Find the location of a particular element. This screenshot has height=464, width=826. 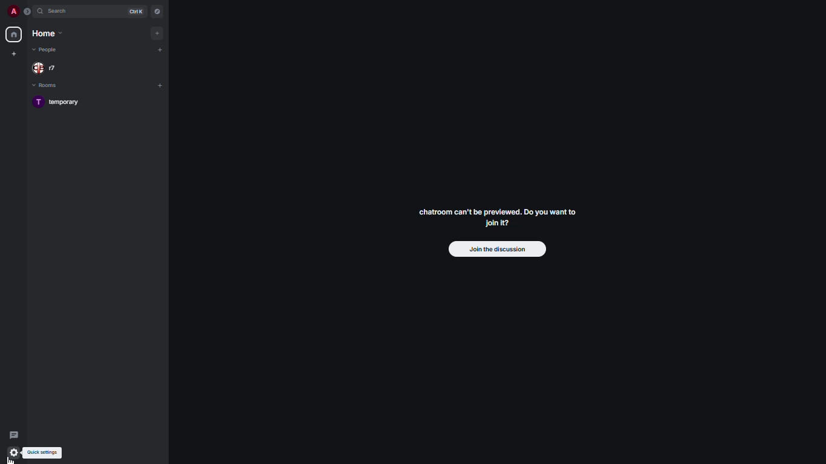

expand is located at coordinates (27, 11).